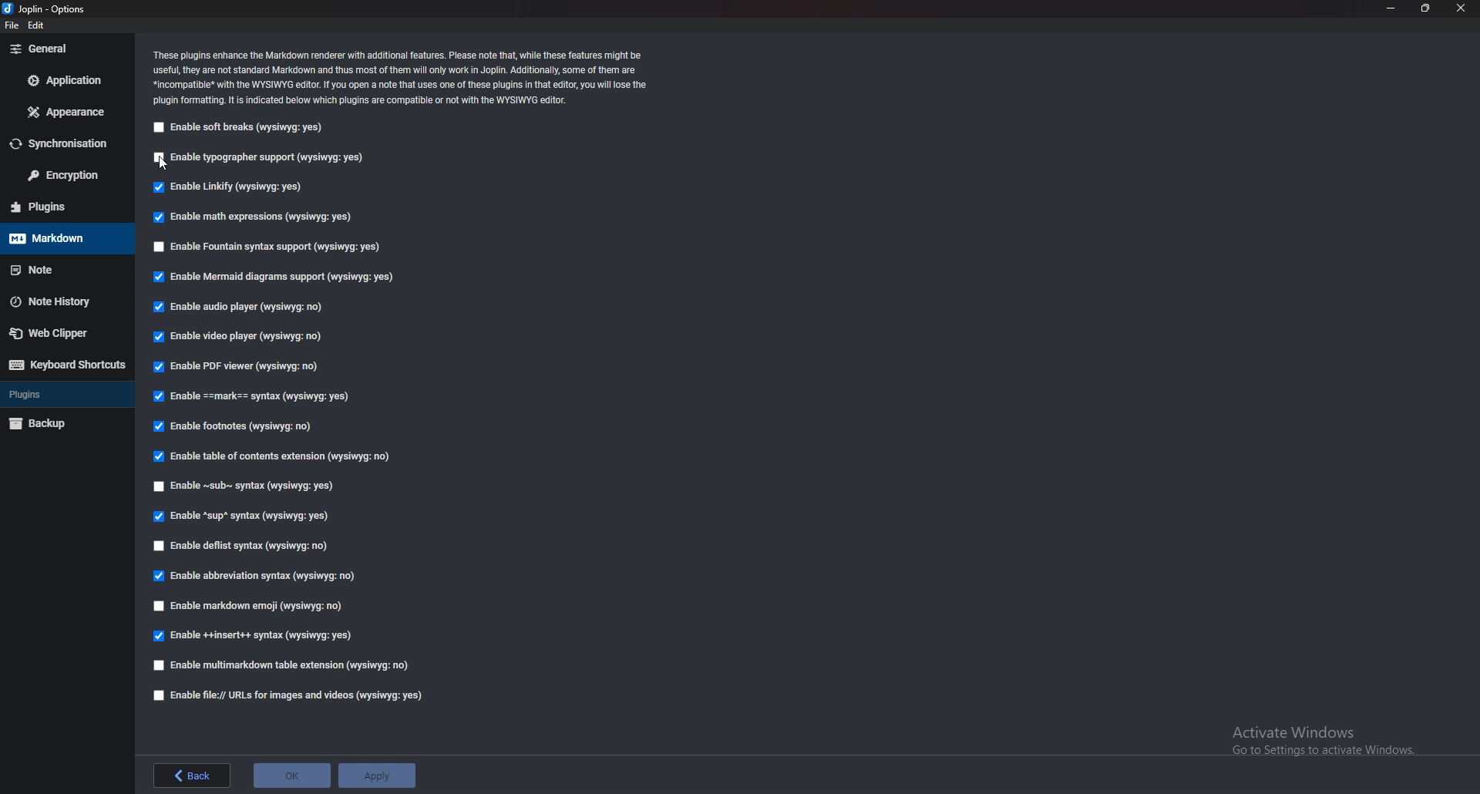 This screenshot has height=794, width=1480. What do you see at coordinates (293, 774) in the screenshot?
I see `ok` at bounding box center [293, 774].